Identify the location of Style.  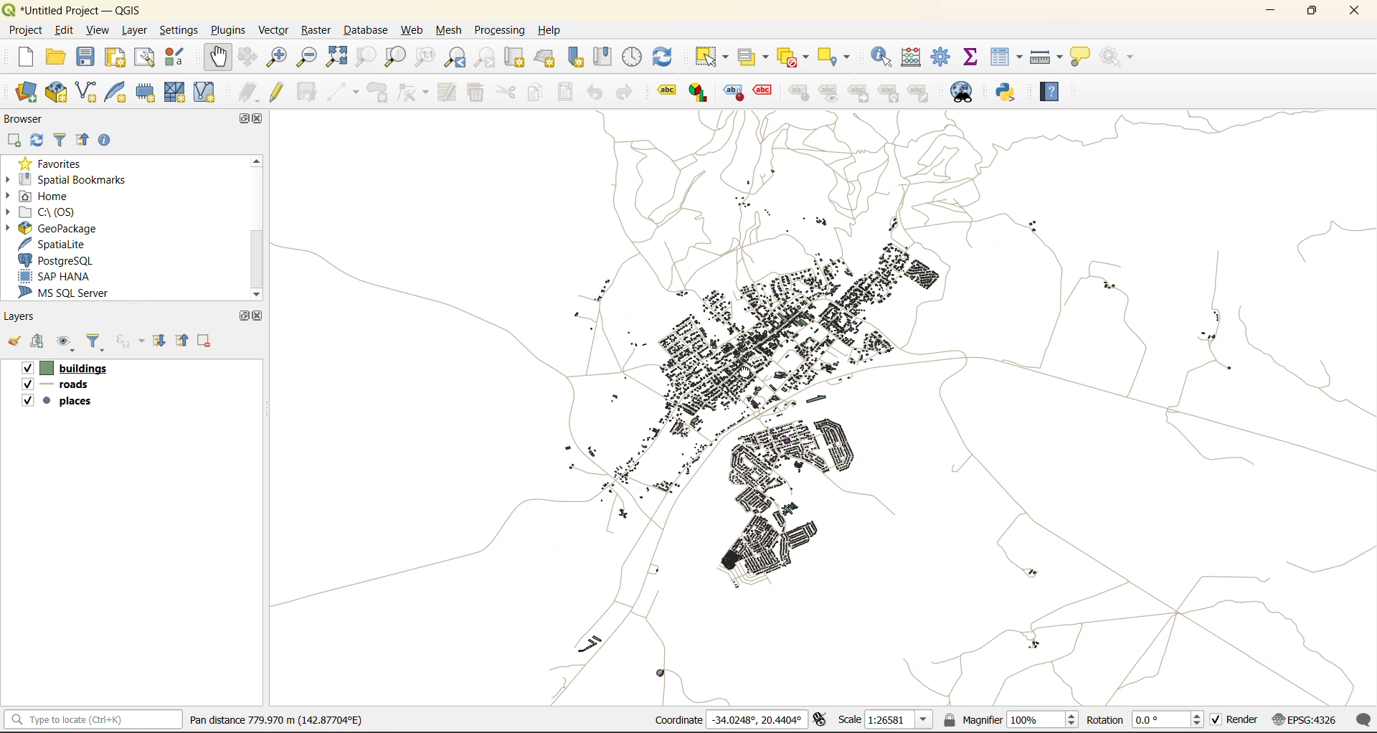
(733, 92).